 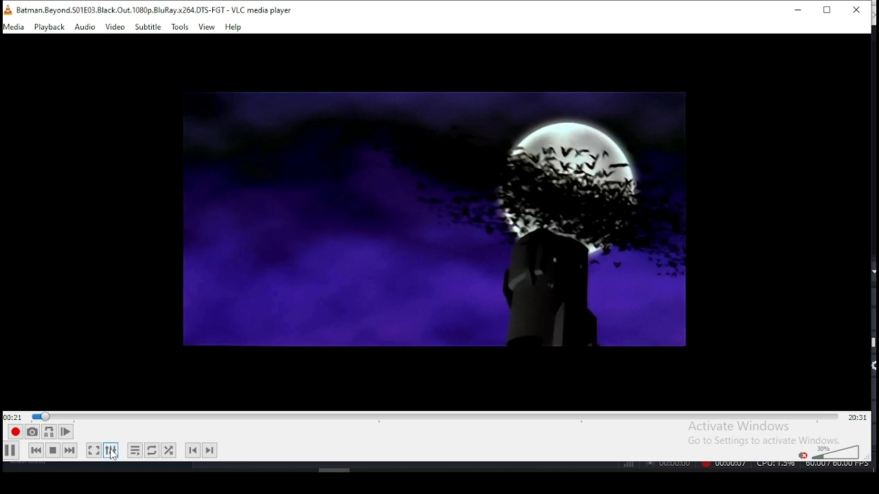 I want to click on audio, so click(x=86, y=27).